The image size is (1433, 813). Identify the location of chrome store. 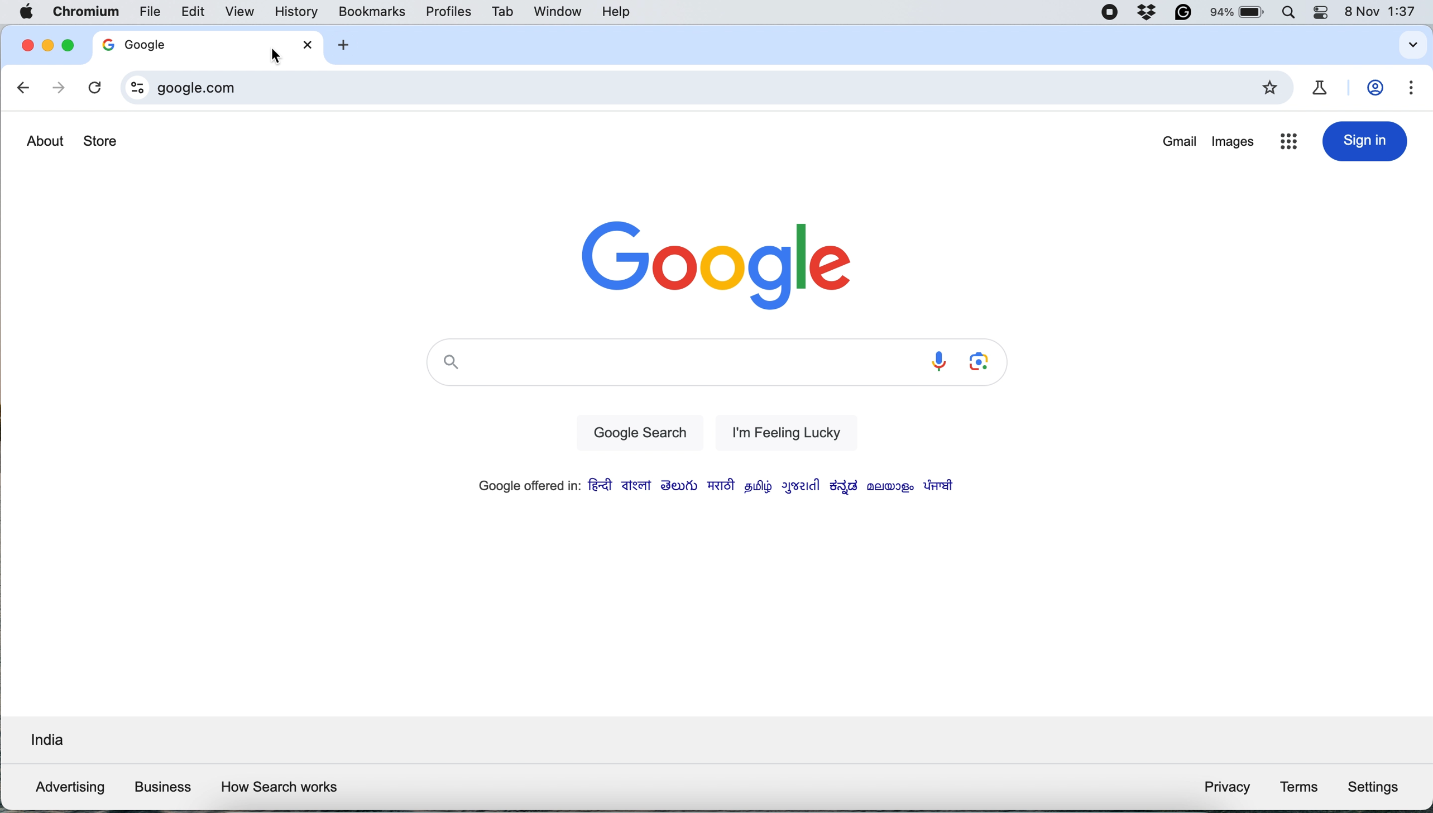
(1288, 144).